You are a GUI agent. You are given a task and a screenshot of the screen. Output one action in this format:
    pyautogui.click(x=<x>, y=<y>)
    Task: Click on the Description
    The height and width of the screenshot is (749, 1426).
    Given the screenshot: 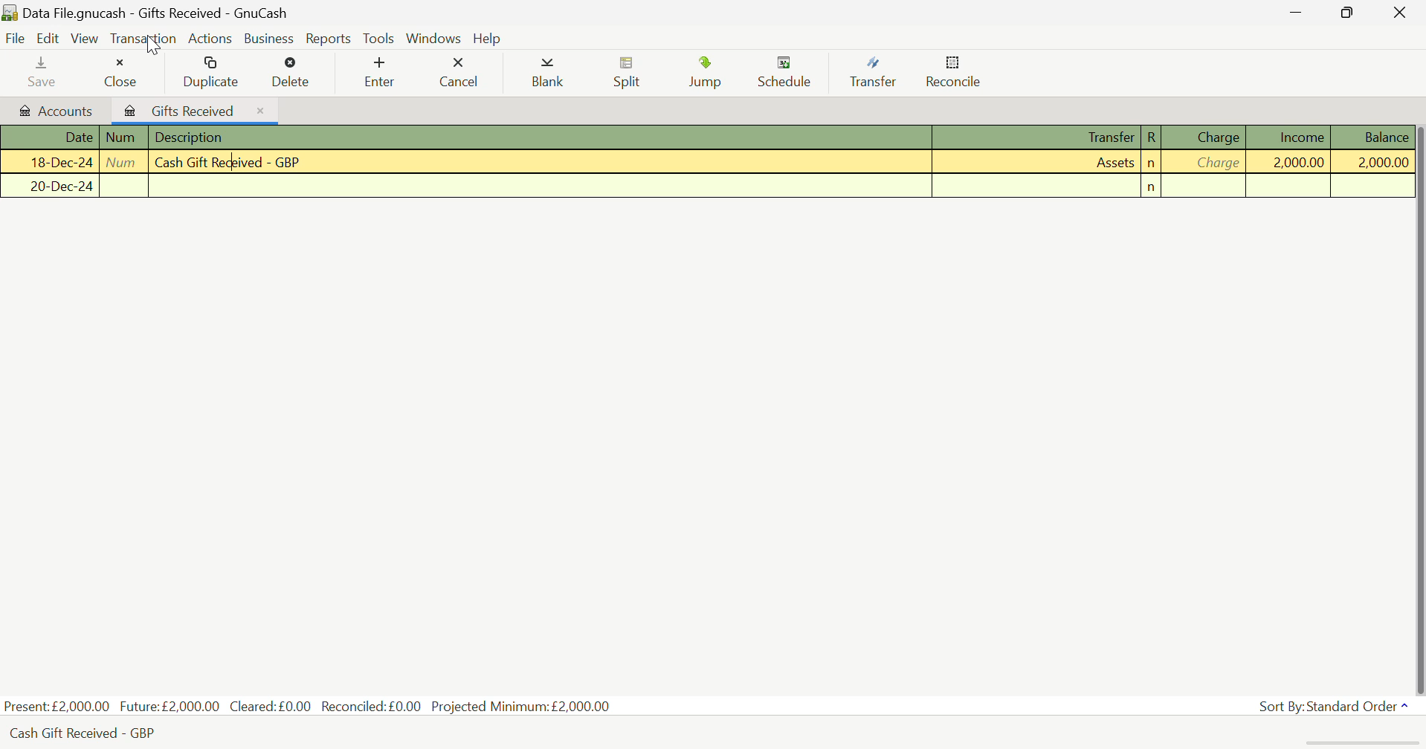 What is the action you would take?
    pyautogui.click(x=539, y=187)
    